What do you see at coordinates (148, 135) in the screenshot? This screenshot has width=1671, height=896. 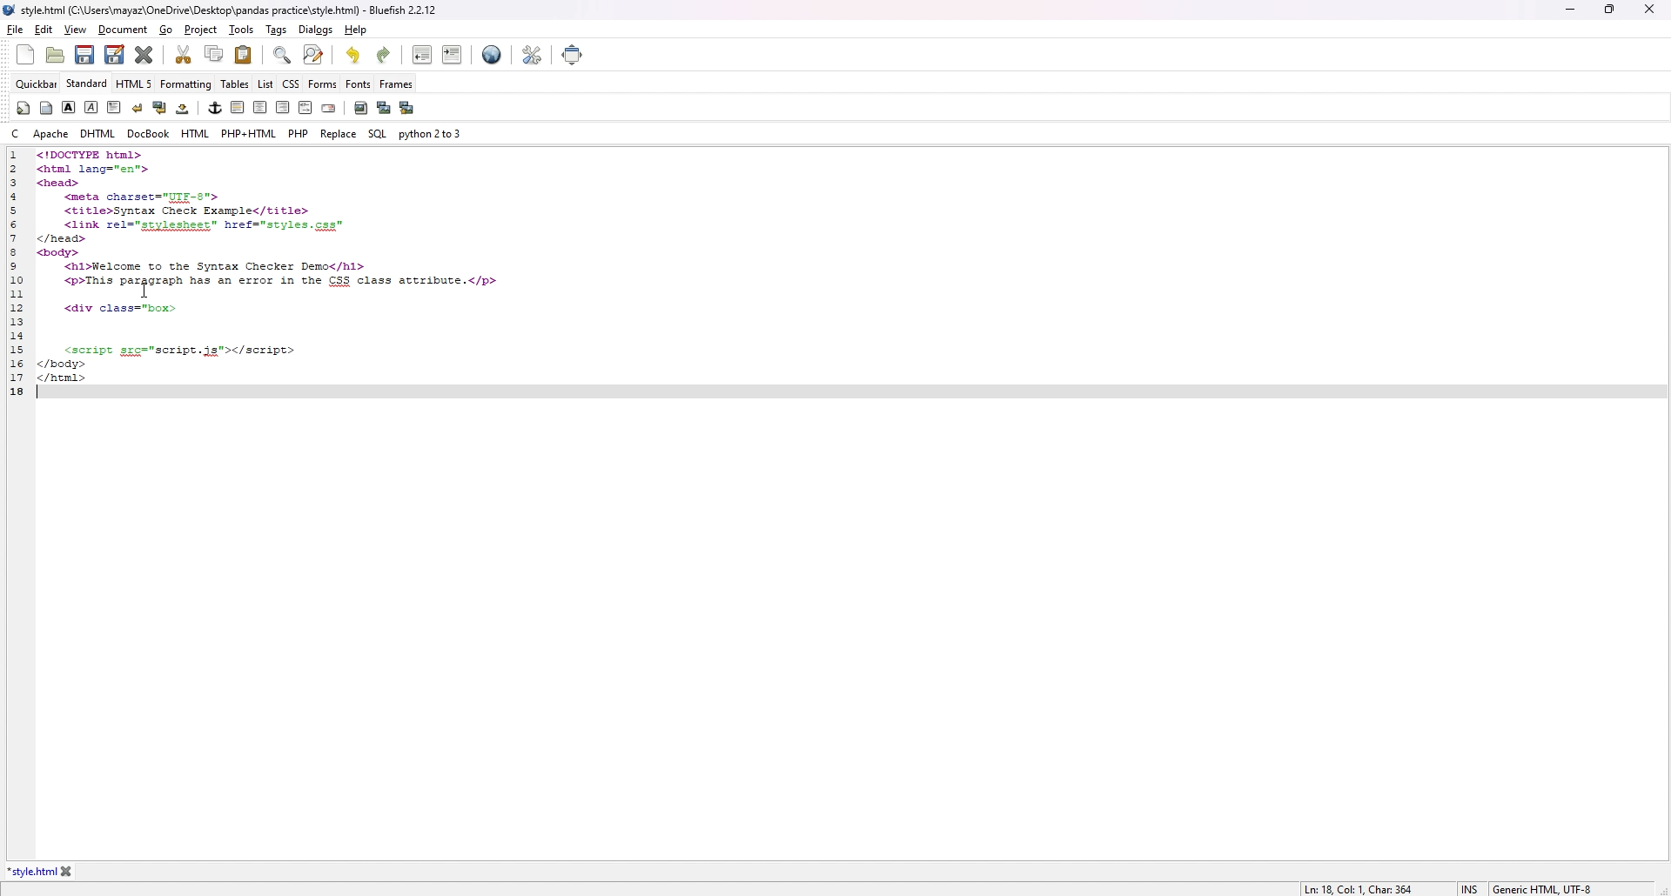 I see `docbook` at bounding box center [148, 135].